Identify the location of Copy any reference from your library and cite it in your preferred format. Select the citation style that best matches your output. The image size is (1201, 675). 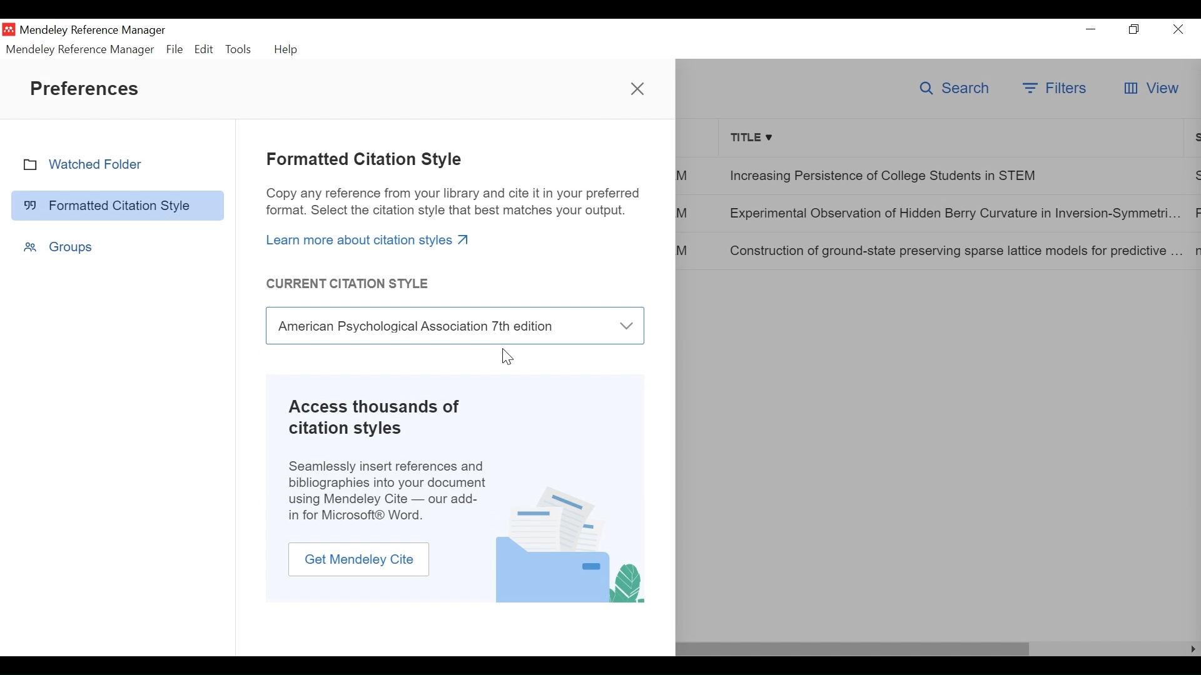
(453, 202).